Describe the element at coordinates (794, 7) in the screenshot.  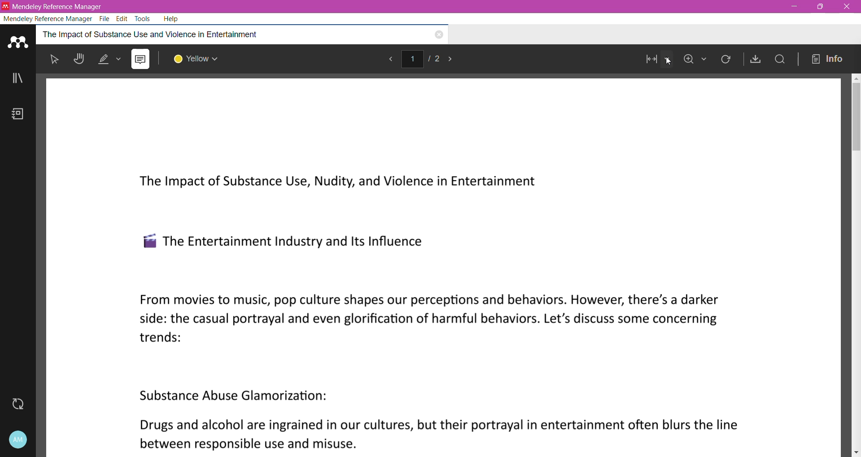
I see `Minimize` at that location.